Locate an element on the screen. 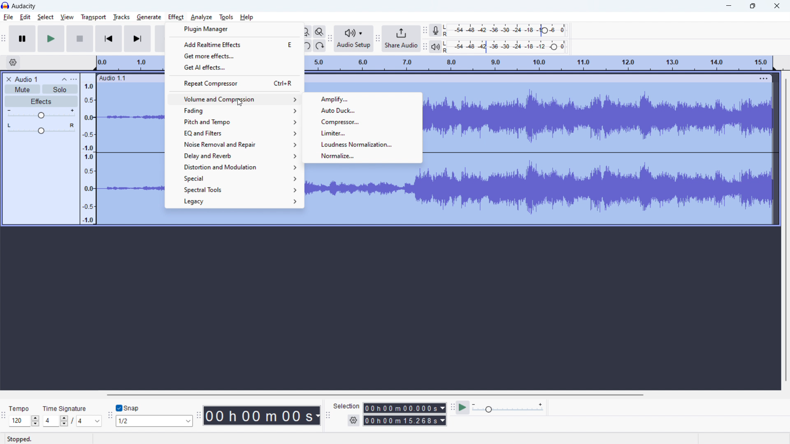 This screenshot has width=790, height=444. special is located at coordinates (233, 178).